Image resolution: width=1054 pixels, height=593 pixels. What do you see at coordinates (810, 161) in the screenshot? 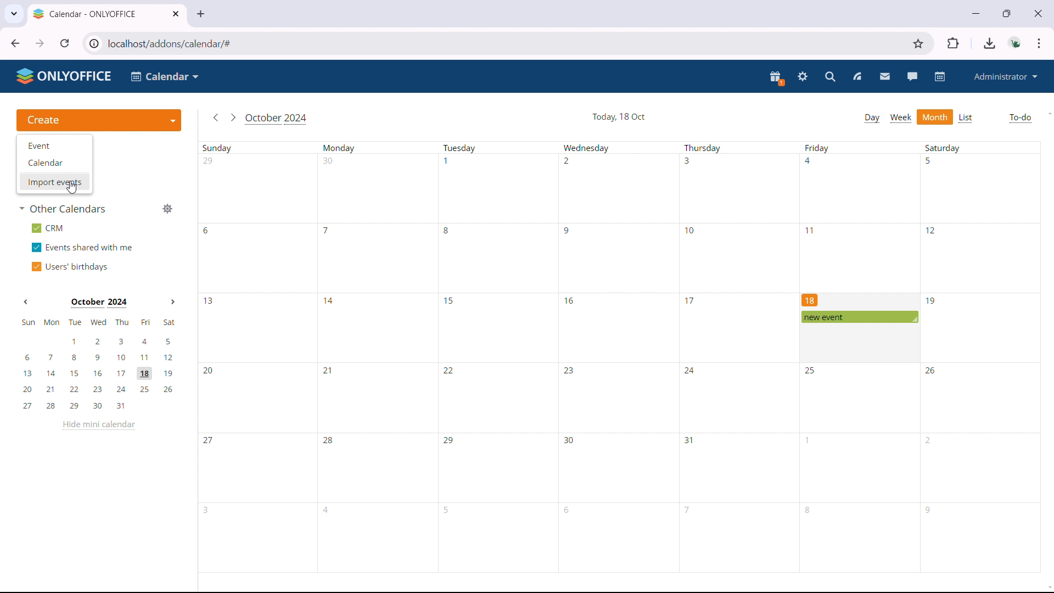
I see `4` at bounding box center [810, 161].